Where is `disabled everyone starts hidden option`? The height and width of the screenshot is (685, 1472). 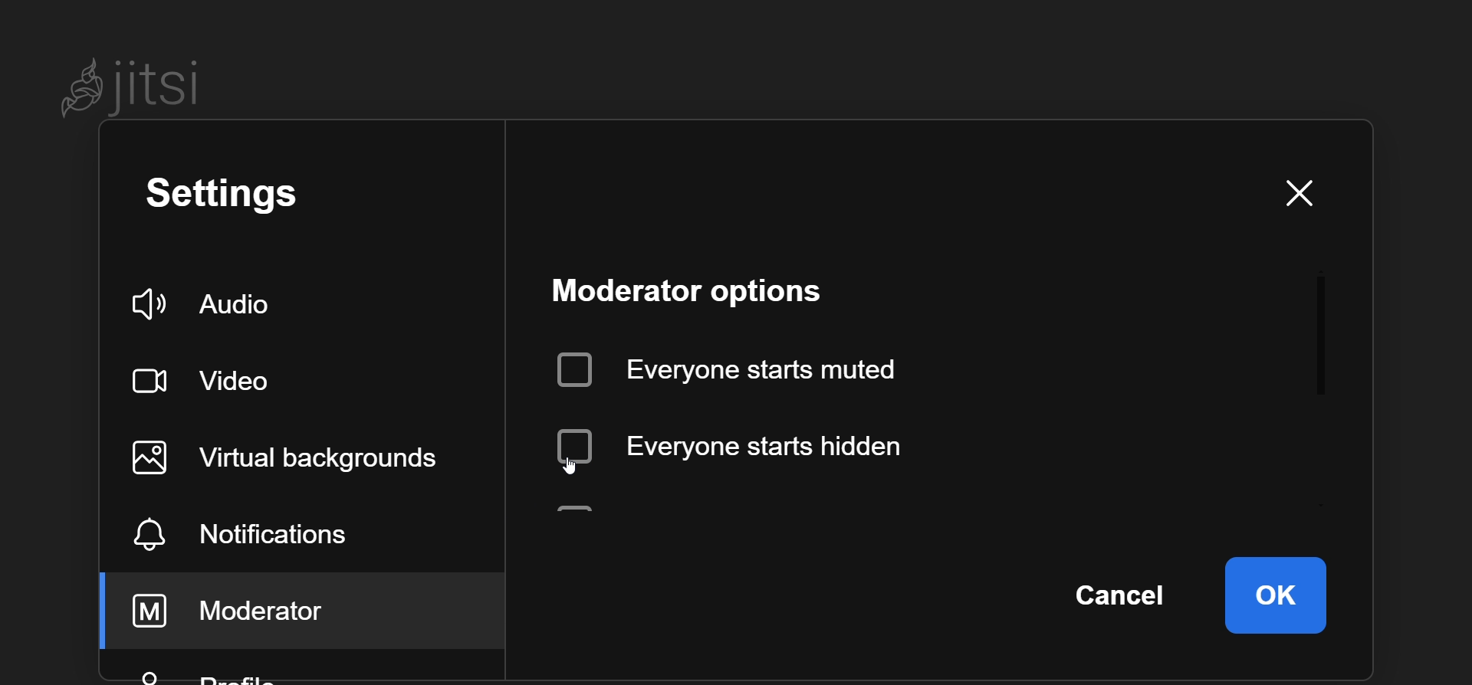
disabled everyone starts hidden option is located at coordinates (735, 447).